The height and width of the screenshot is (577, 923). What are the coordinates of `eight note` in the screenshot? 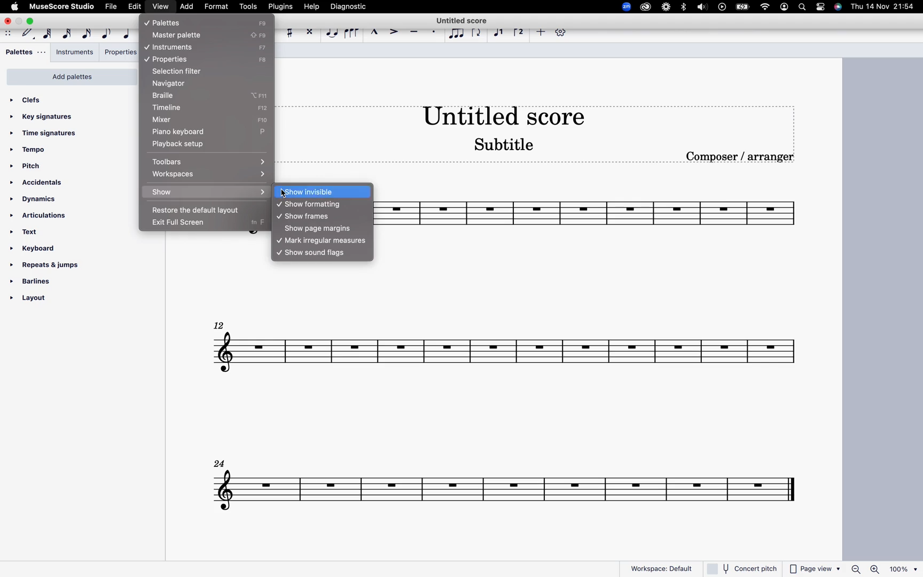 It's located at (105, 34).